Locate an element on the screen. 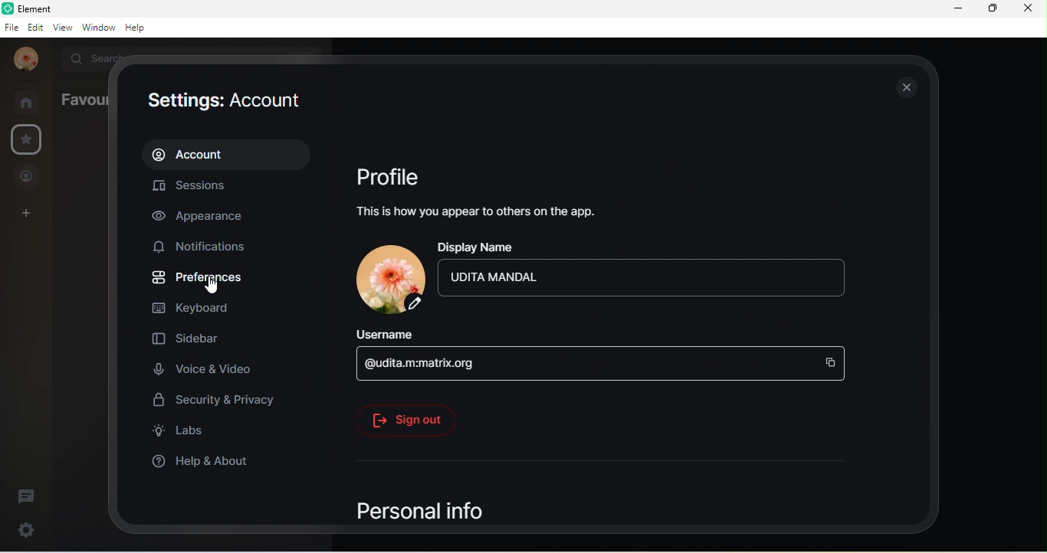 Image resolution: width=1047 pixels, height=553 pixels. sessions is located at coordinates (208, 185).